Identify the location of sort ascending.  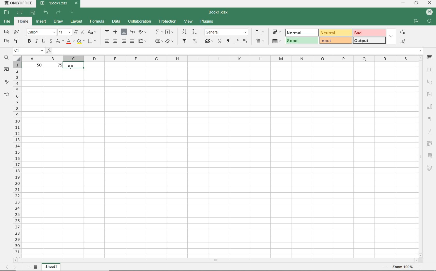
(184, 32).